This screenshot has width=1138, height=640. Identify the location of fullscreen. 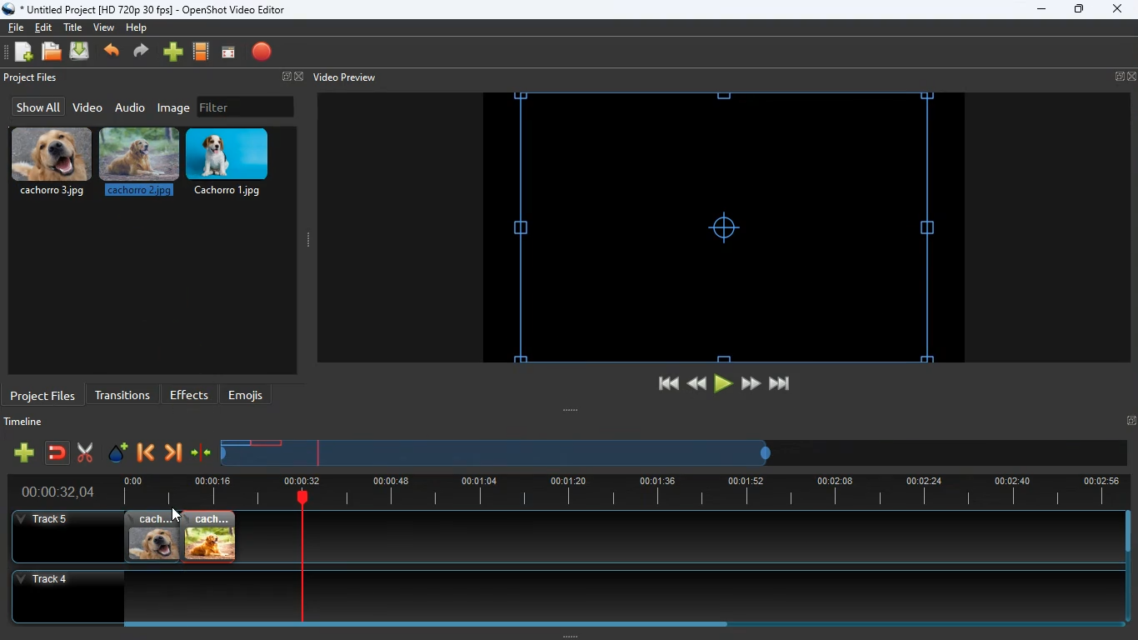
(290, 77).